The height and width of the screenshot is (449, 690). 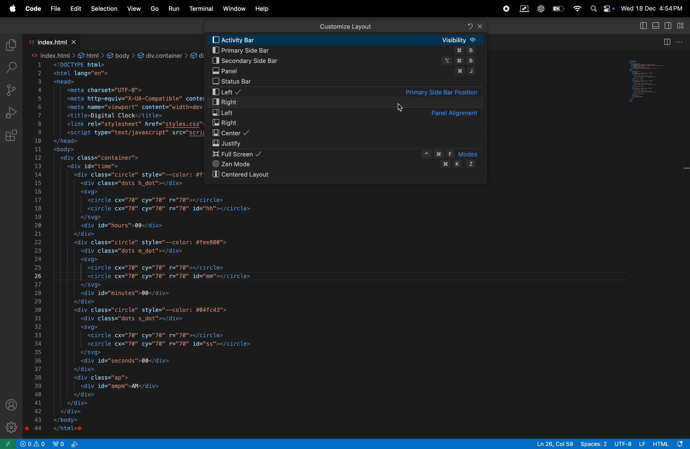 What do you see at coordinates (12, 9) in the screenshot?
I see `apple menu` at bounding box center [12, 9].